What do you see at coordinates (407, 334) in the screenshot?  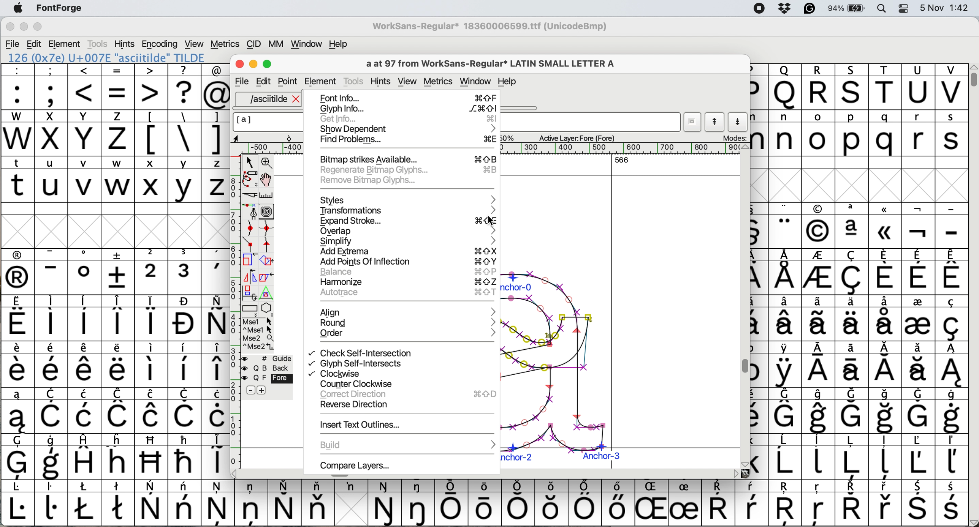 I see `order` at bounding box center [407, 334].